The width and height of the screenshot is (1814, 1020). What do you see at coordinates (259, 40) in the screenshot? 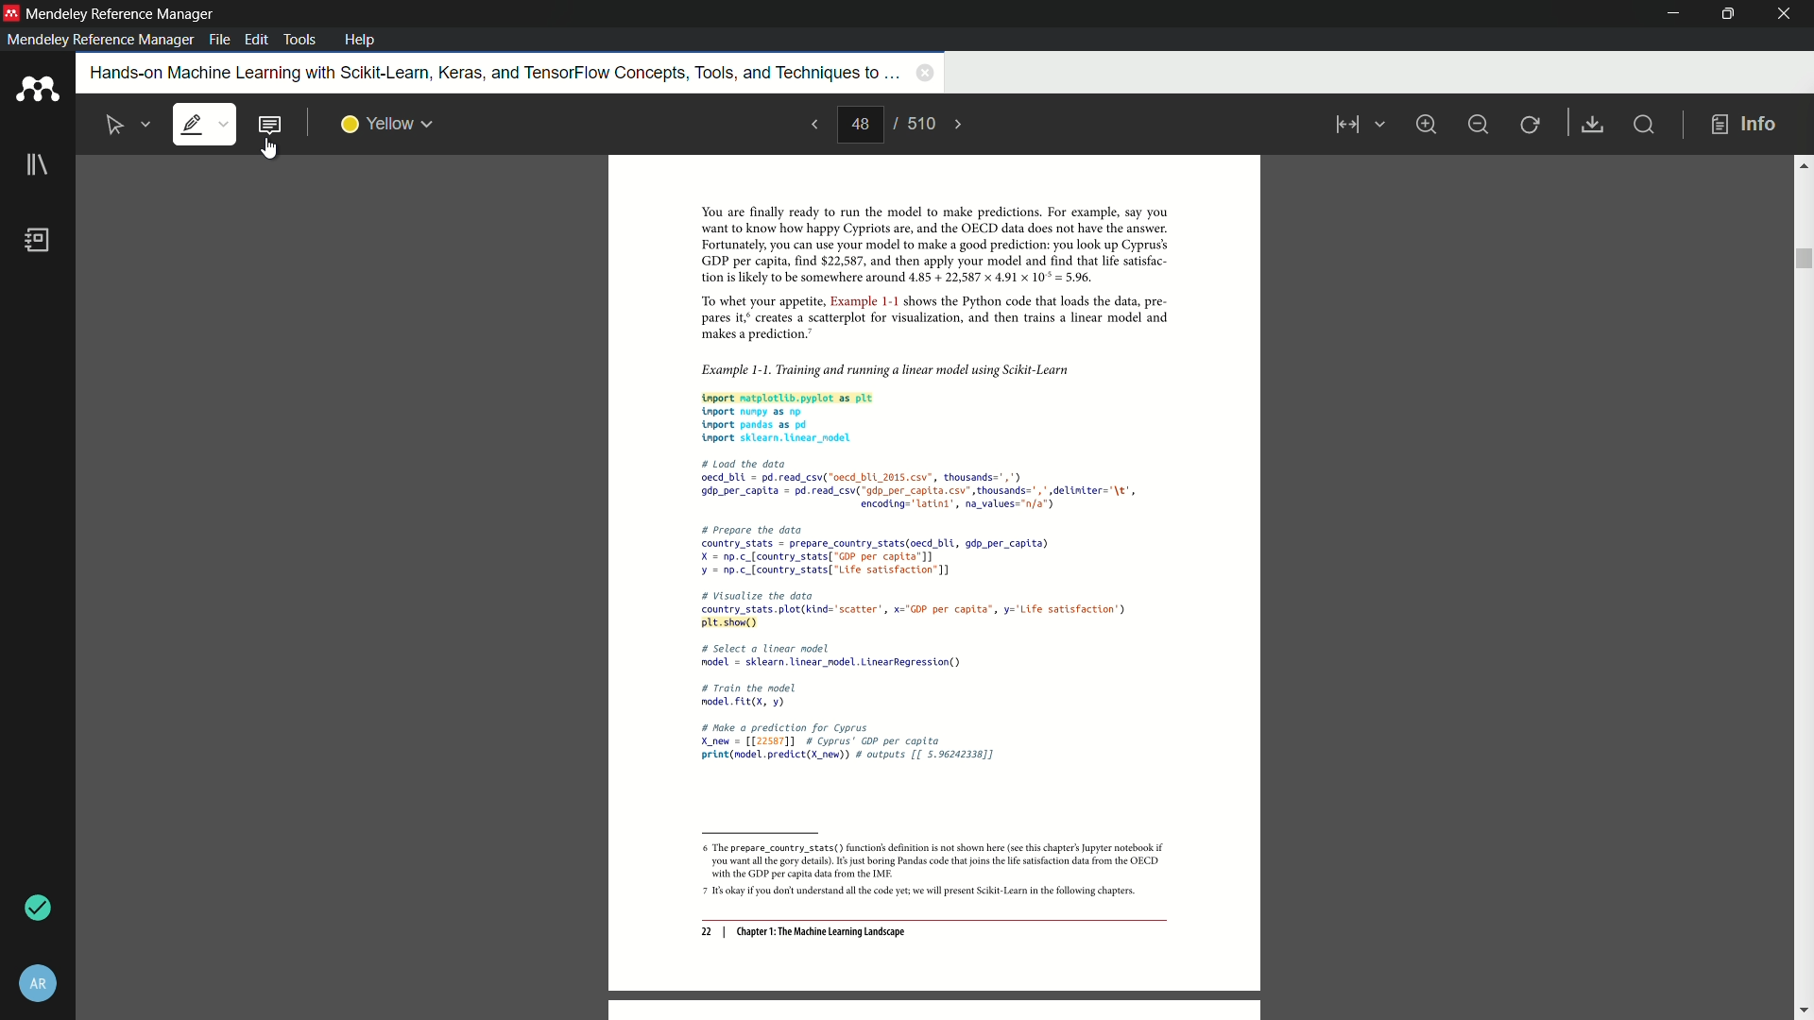
I see `edit menu` at bounding box center [259, 40].